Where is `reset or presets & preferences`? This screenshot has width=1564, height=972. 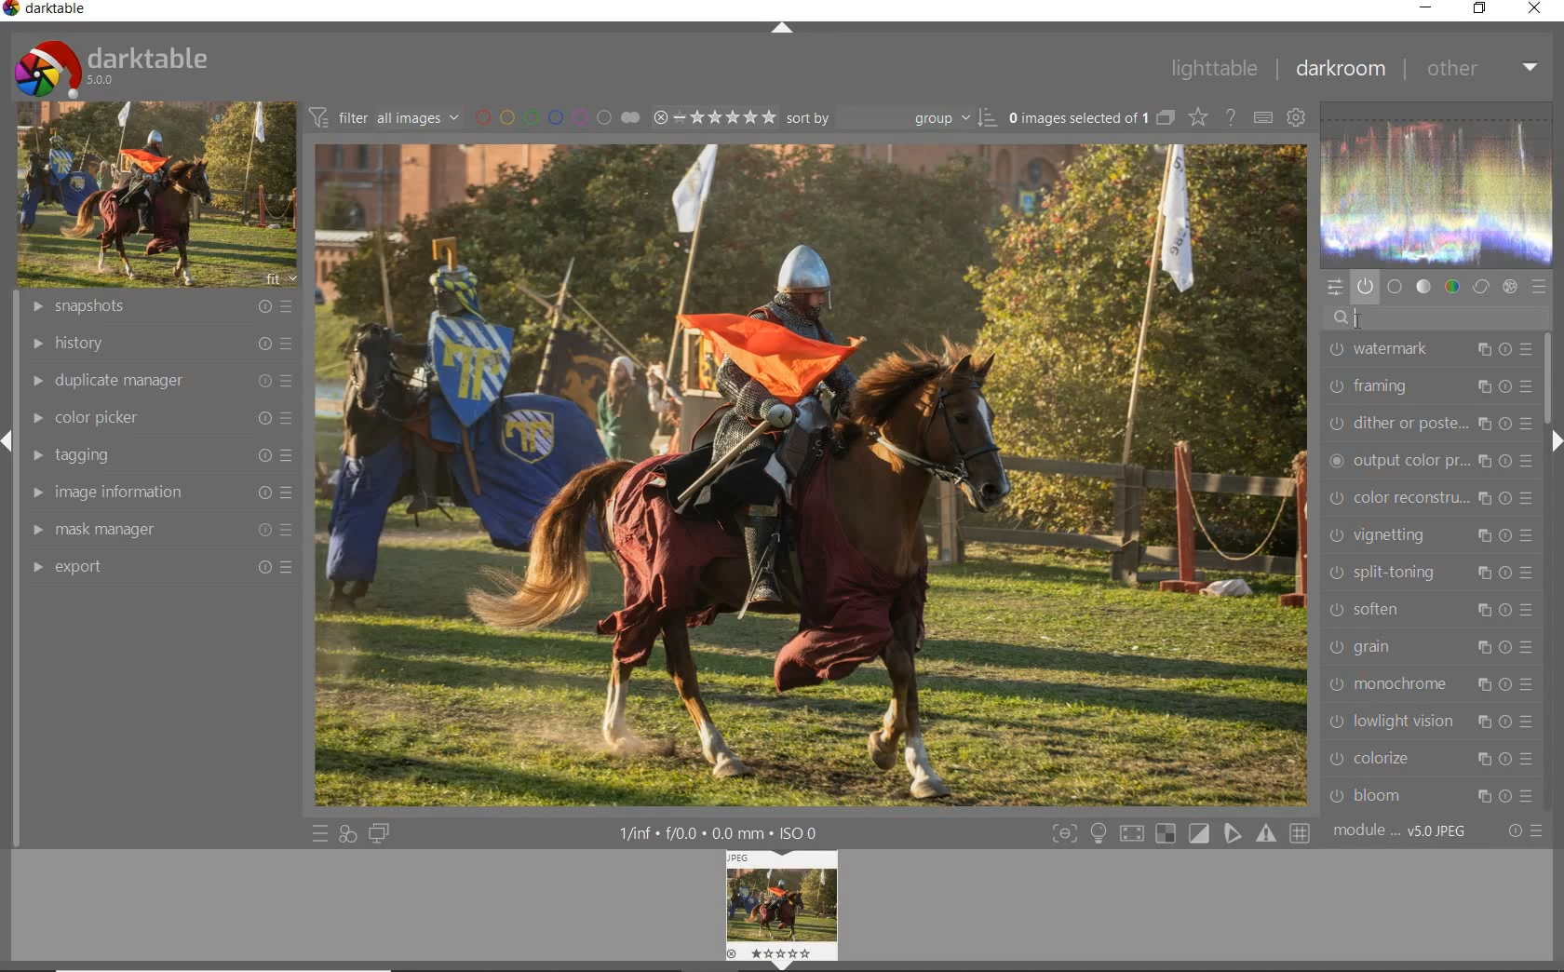
reset or presets & preferences is located at coordinates (1524, 830).